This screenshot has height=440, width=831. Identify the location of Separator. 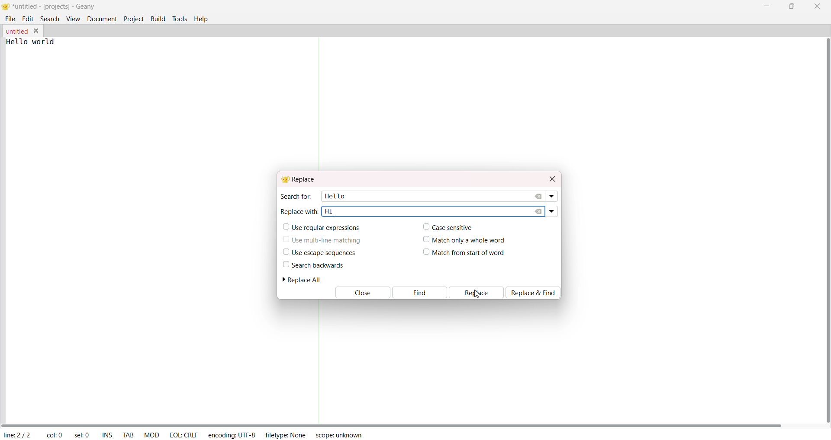
(319, 362).